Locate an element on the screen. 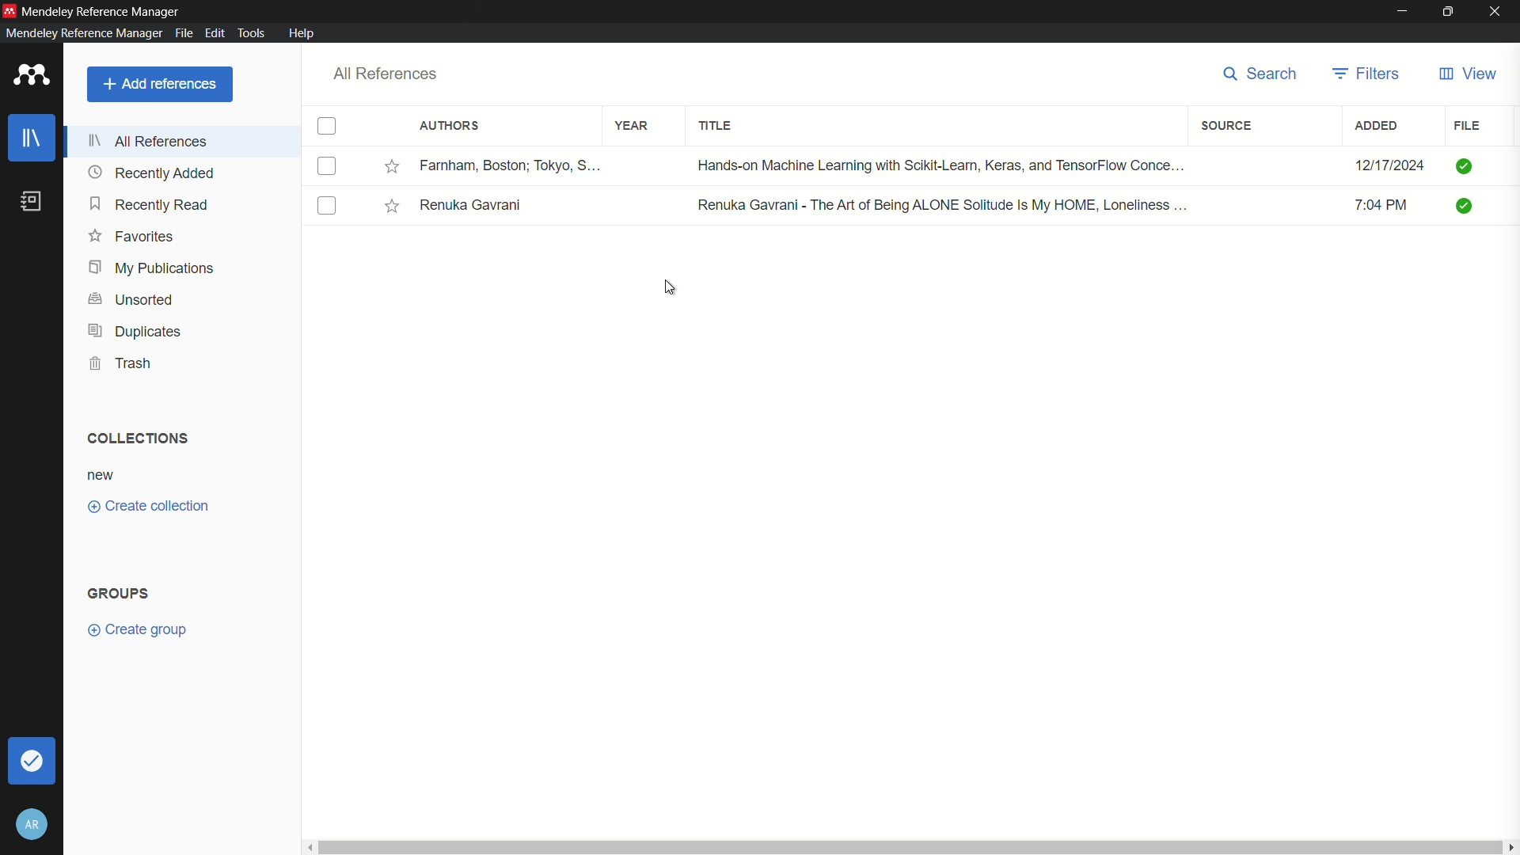  recently added is located at coordinates (149, 172).